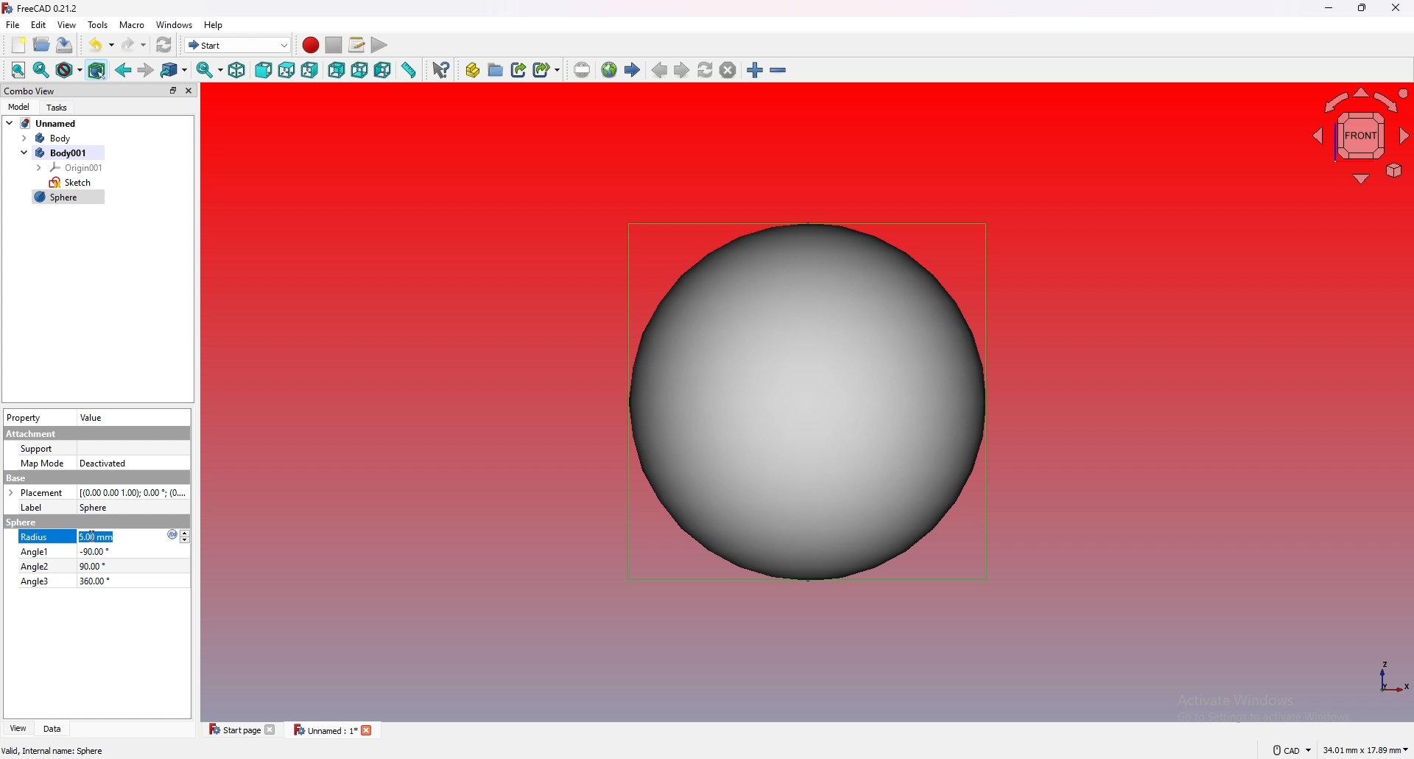 This screenshot has height=759, width=1414. What do you see at coordinates (473, 70) in the screenshot?
I see `create part` at bounding box center [473, 70].